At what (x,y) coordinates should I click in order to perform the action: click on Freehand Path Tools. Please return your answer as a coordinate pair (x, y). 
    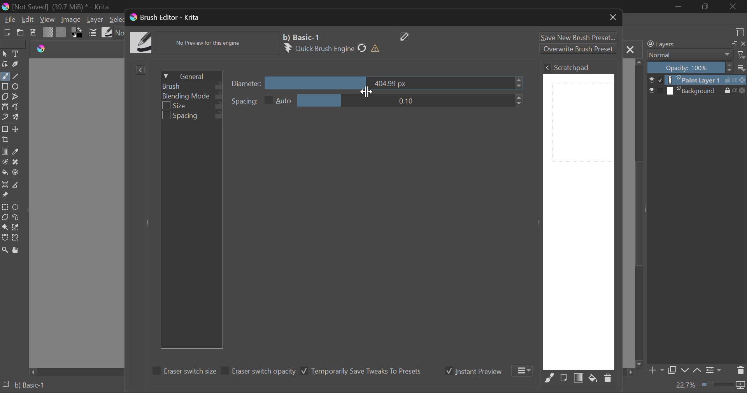
    Looking at the image, I should click on (18, 106).